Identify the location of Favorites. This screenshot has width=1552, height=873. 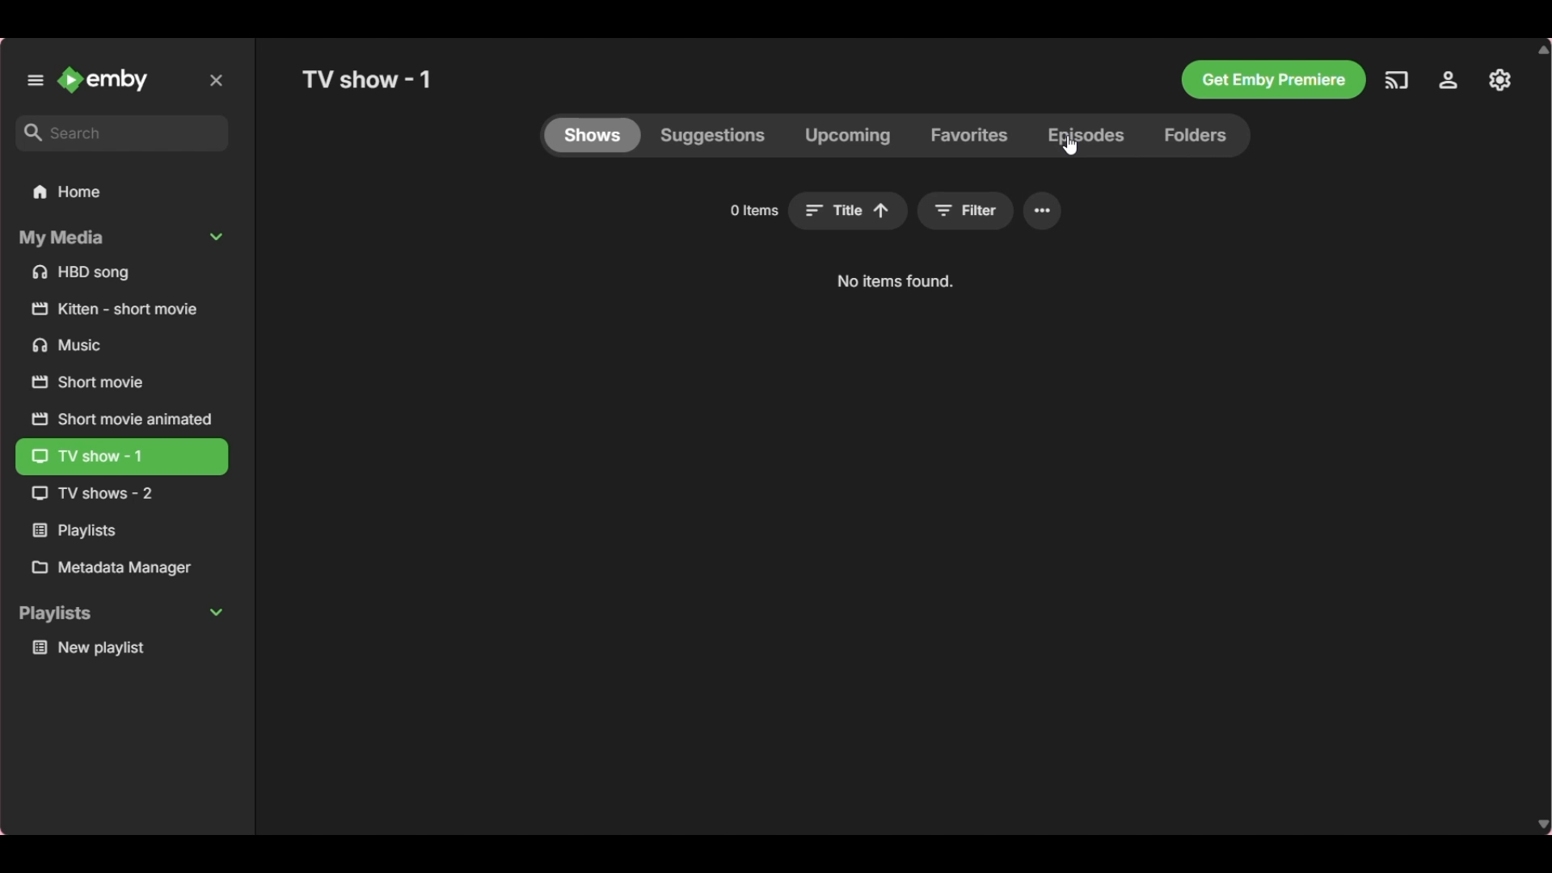
(969, 135).